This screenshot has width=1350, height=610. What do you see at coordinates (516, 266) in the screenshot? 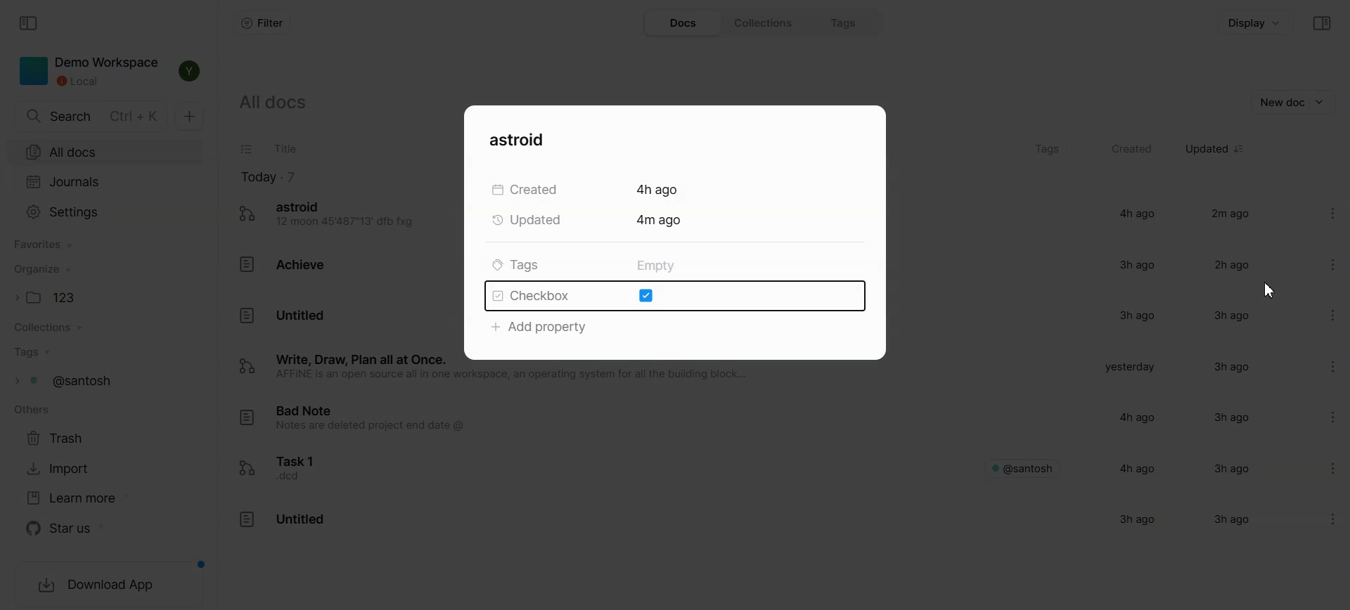
I see `tags` at bounding box center [516, 266].